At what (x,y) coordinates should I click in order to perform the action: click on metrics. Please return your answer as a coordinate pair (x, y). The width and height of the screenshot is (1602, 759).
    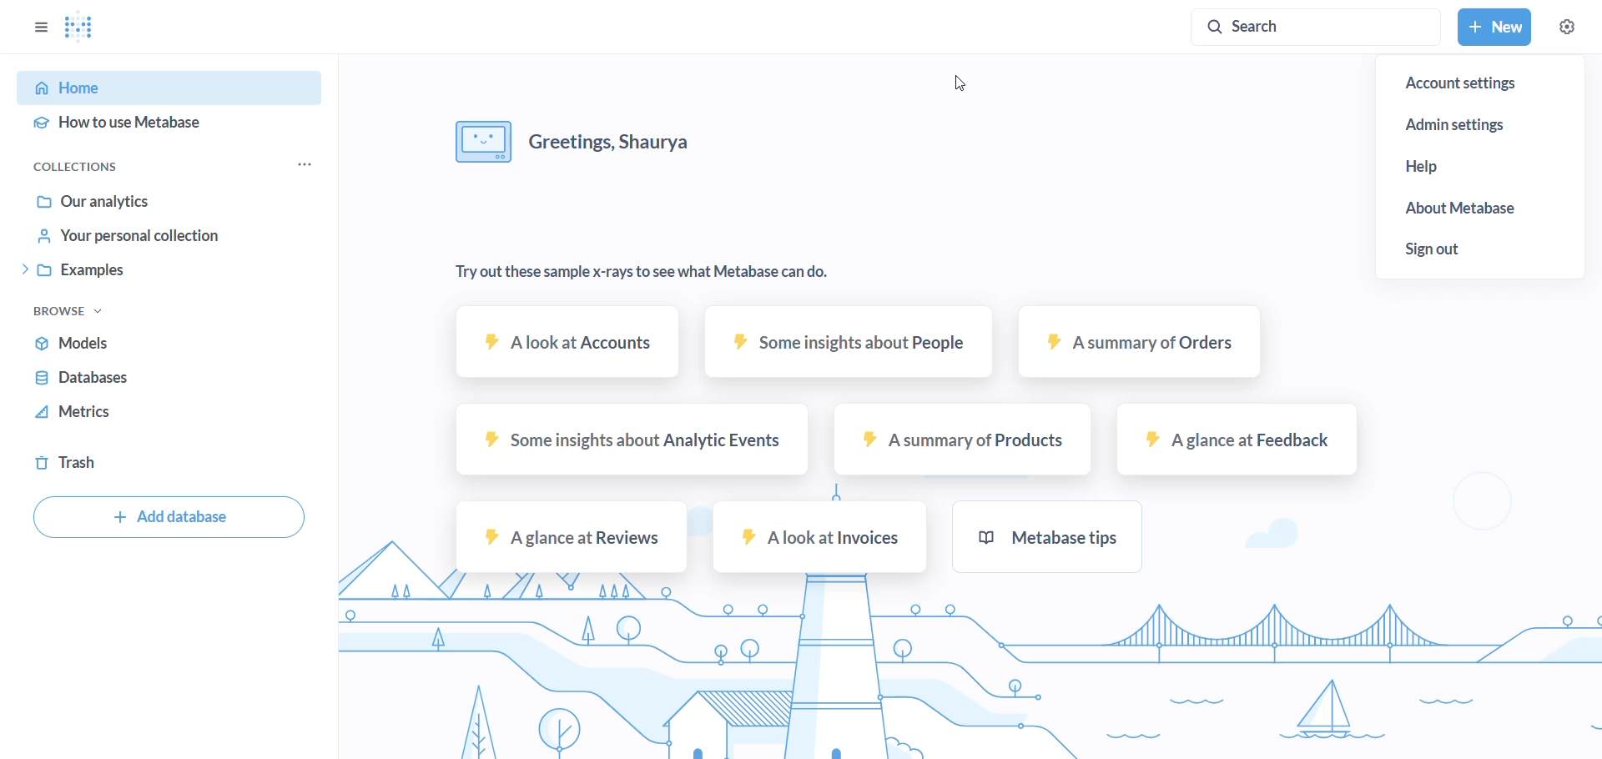
    Looking at the image, I should click on (87, 413).